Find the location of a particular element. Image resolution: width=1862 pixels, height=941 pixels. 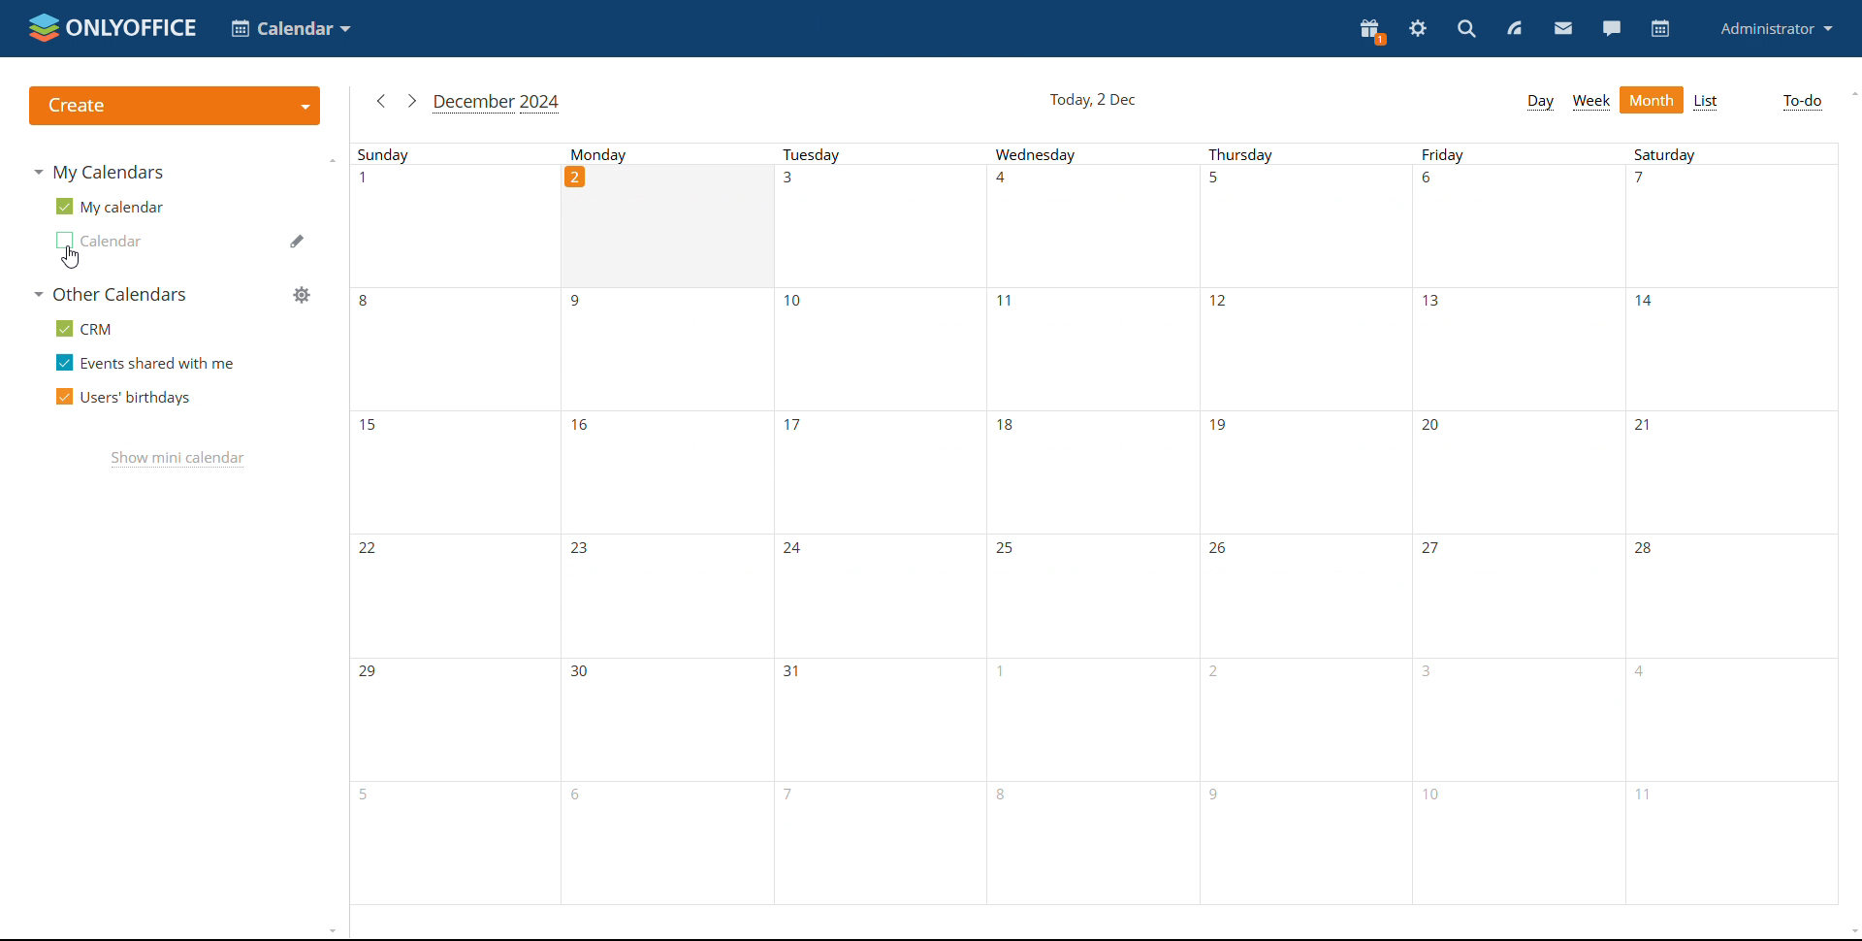

previous month is located at coordinates (381, 101).